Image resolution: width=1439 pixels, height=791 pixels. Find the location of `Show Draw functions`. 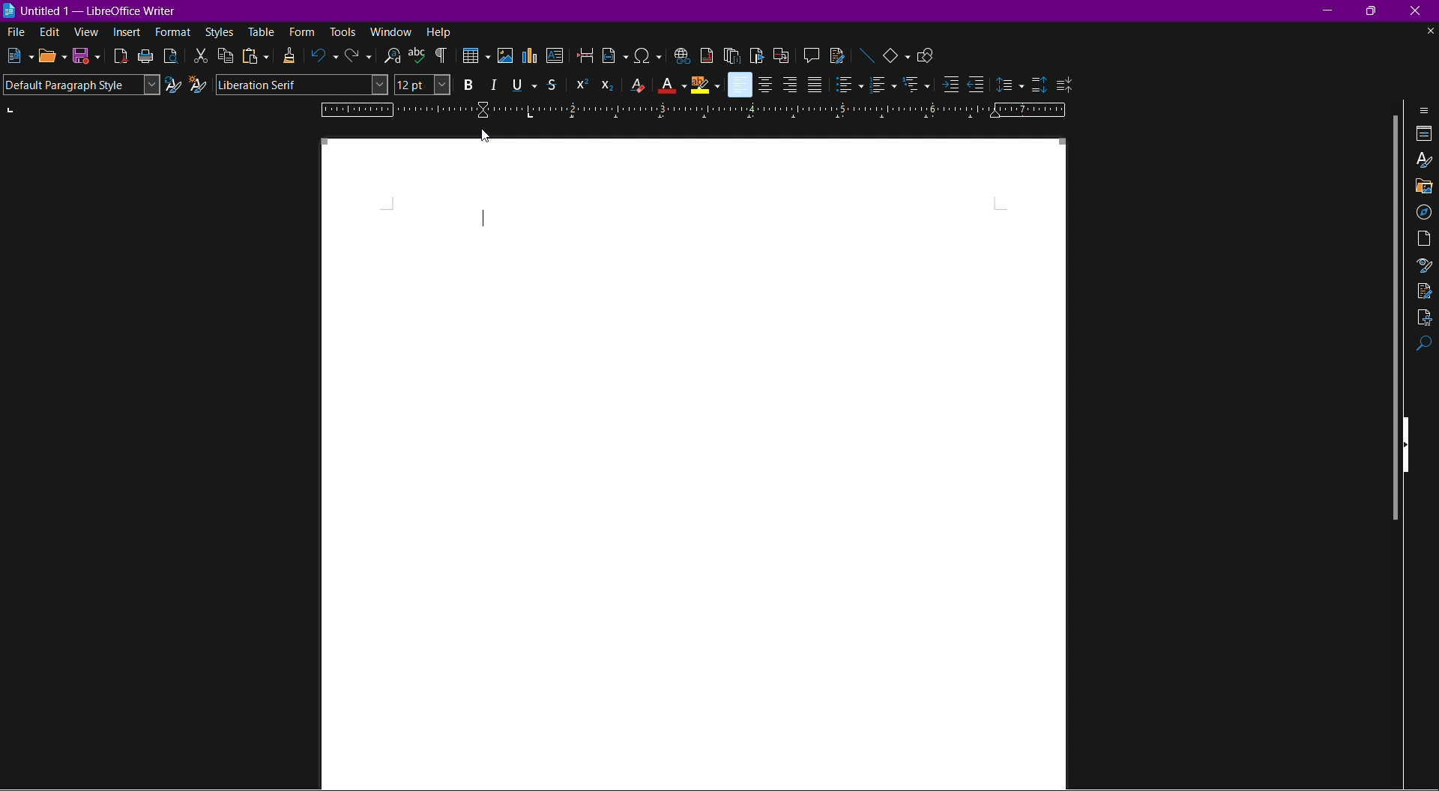

Show Draw functions is located at coordinates (929, 54).